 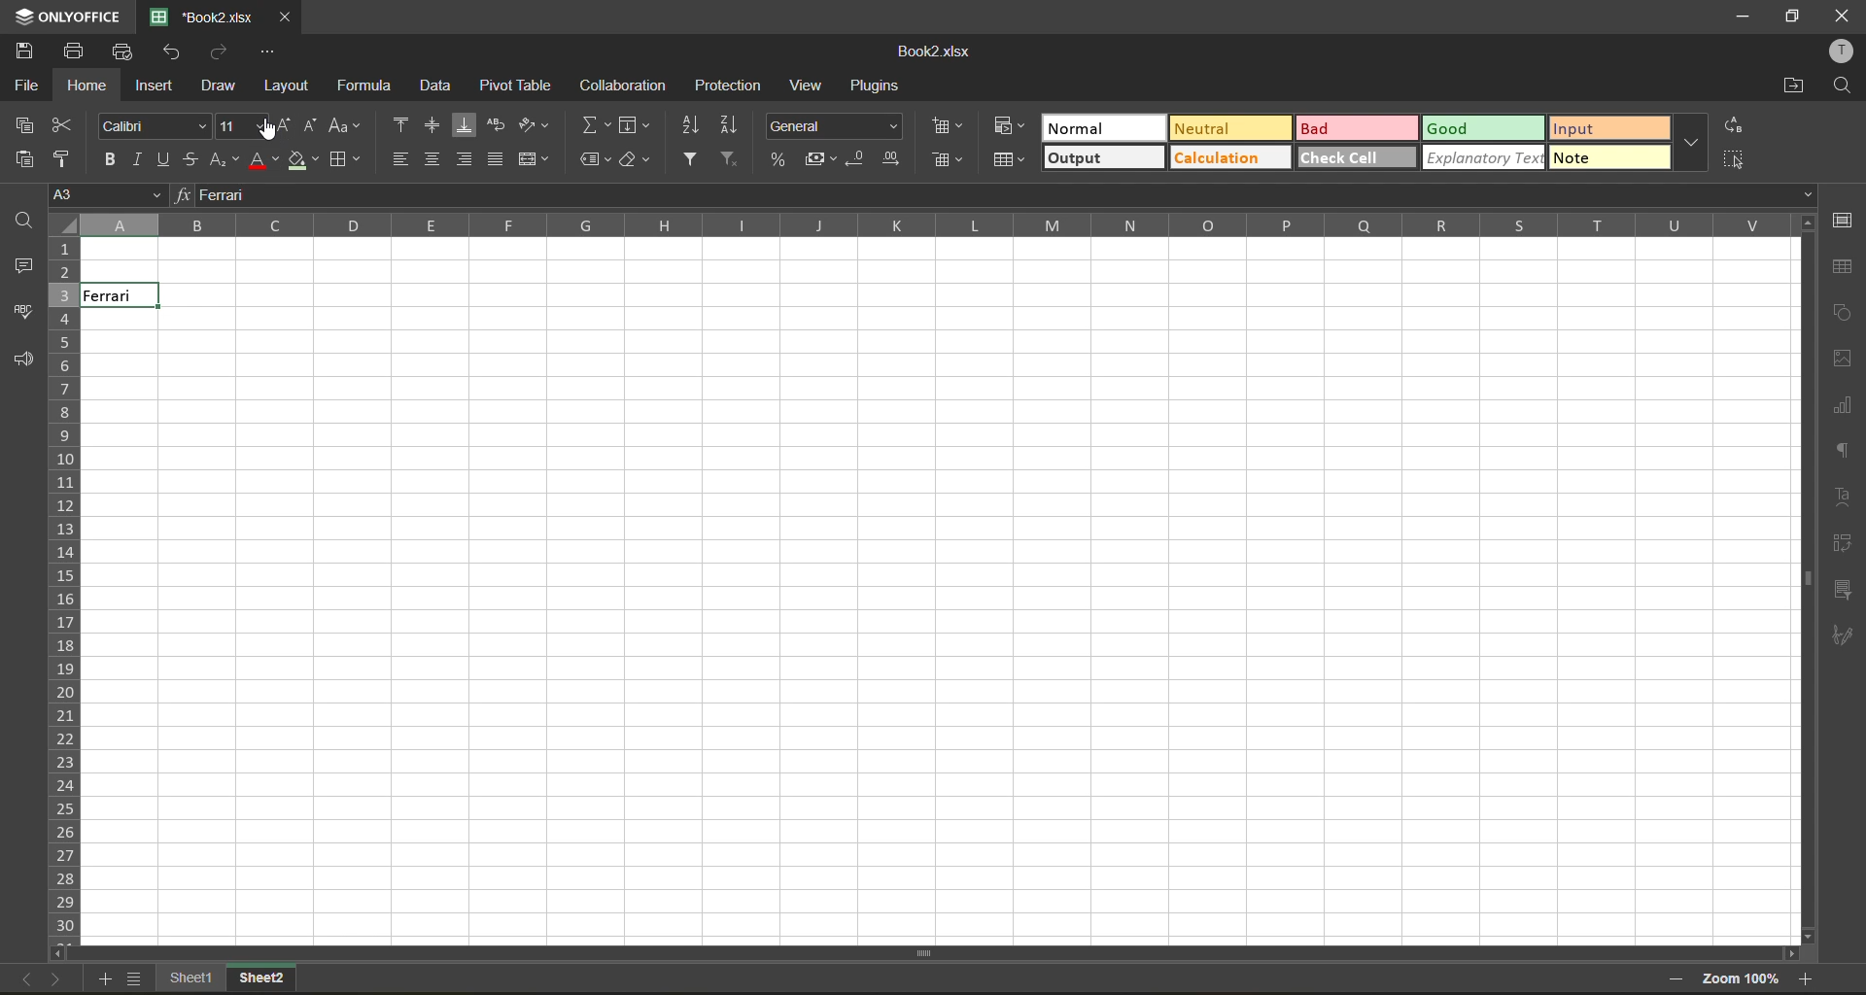 I want to click on calculation, so click(x=1228, y=158).